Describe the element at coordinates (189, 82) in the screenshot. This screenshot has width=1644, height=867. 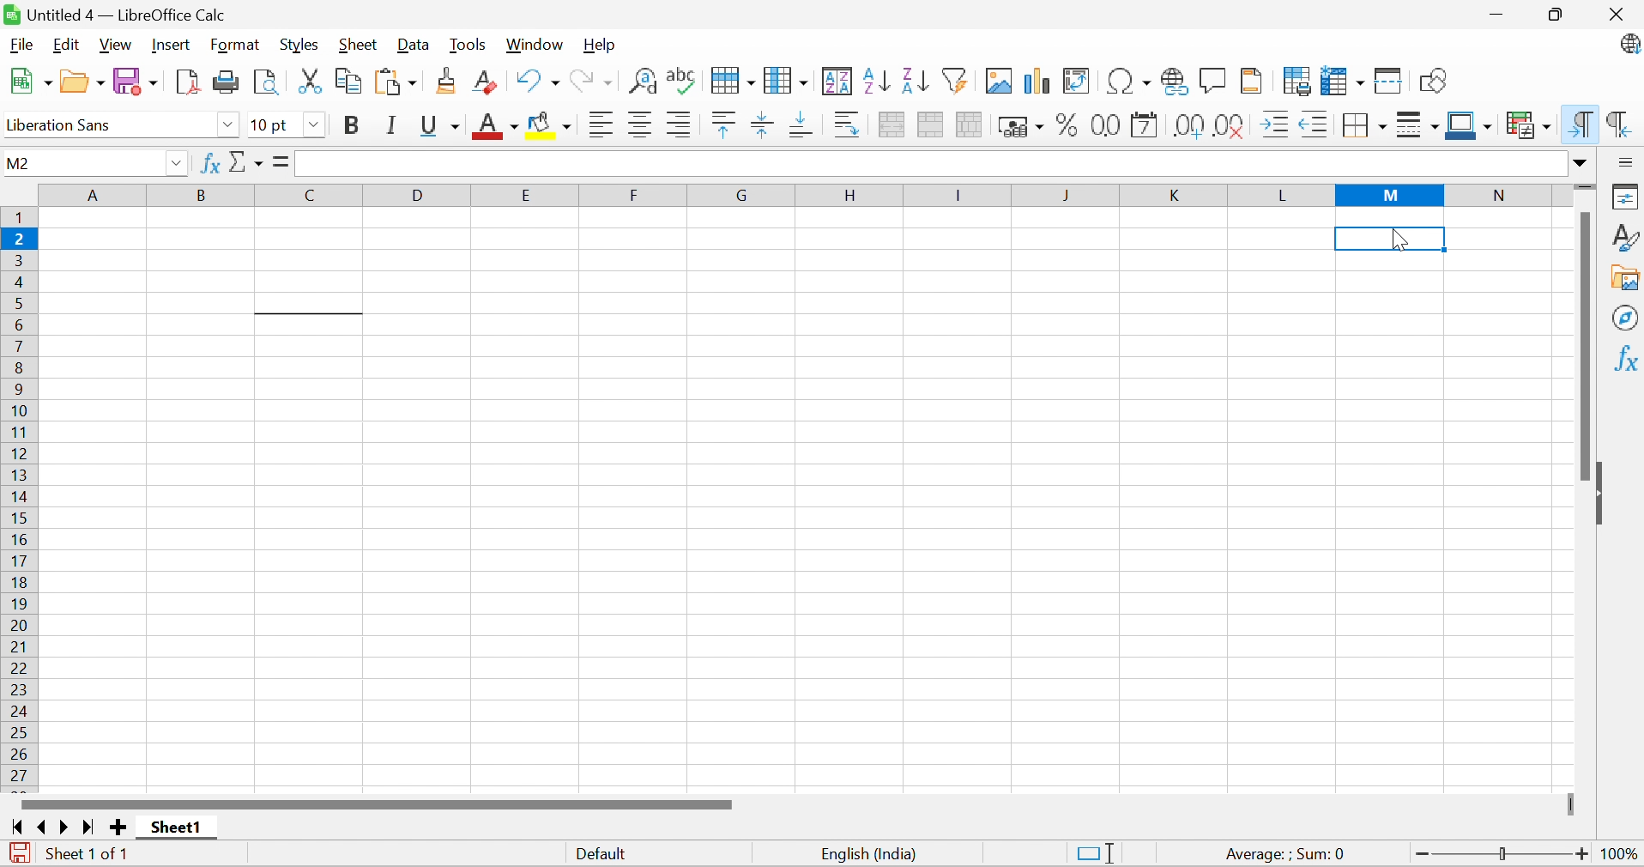
I see `Export as PDF` at that location.